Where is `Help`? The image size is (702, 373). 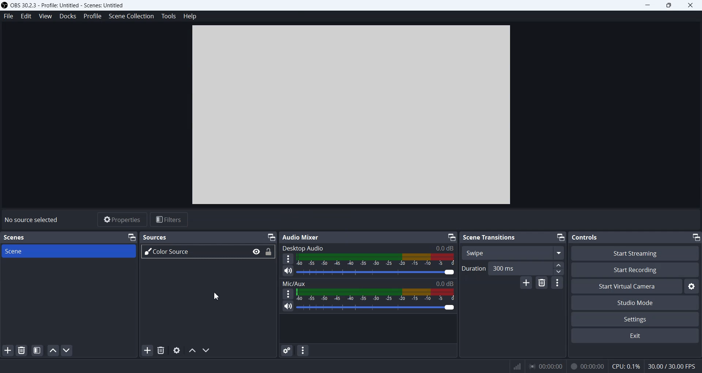 Help is located at coordinates (191, 16).